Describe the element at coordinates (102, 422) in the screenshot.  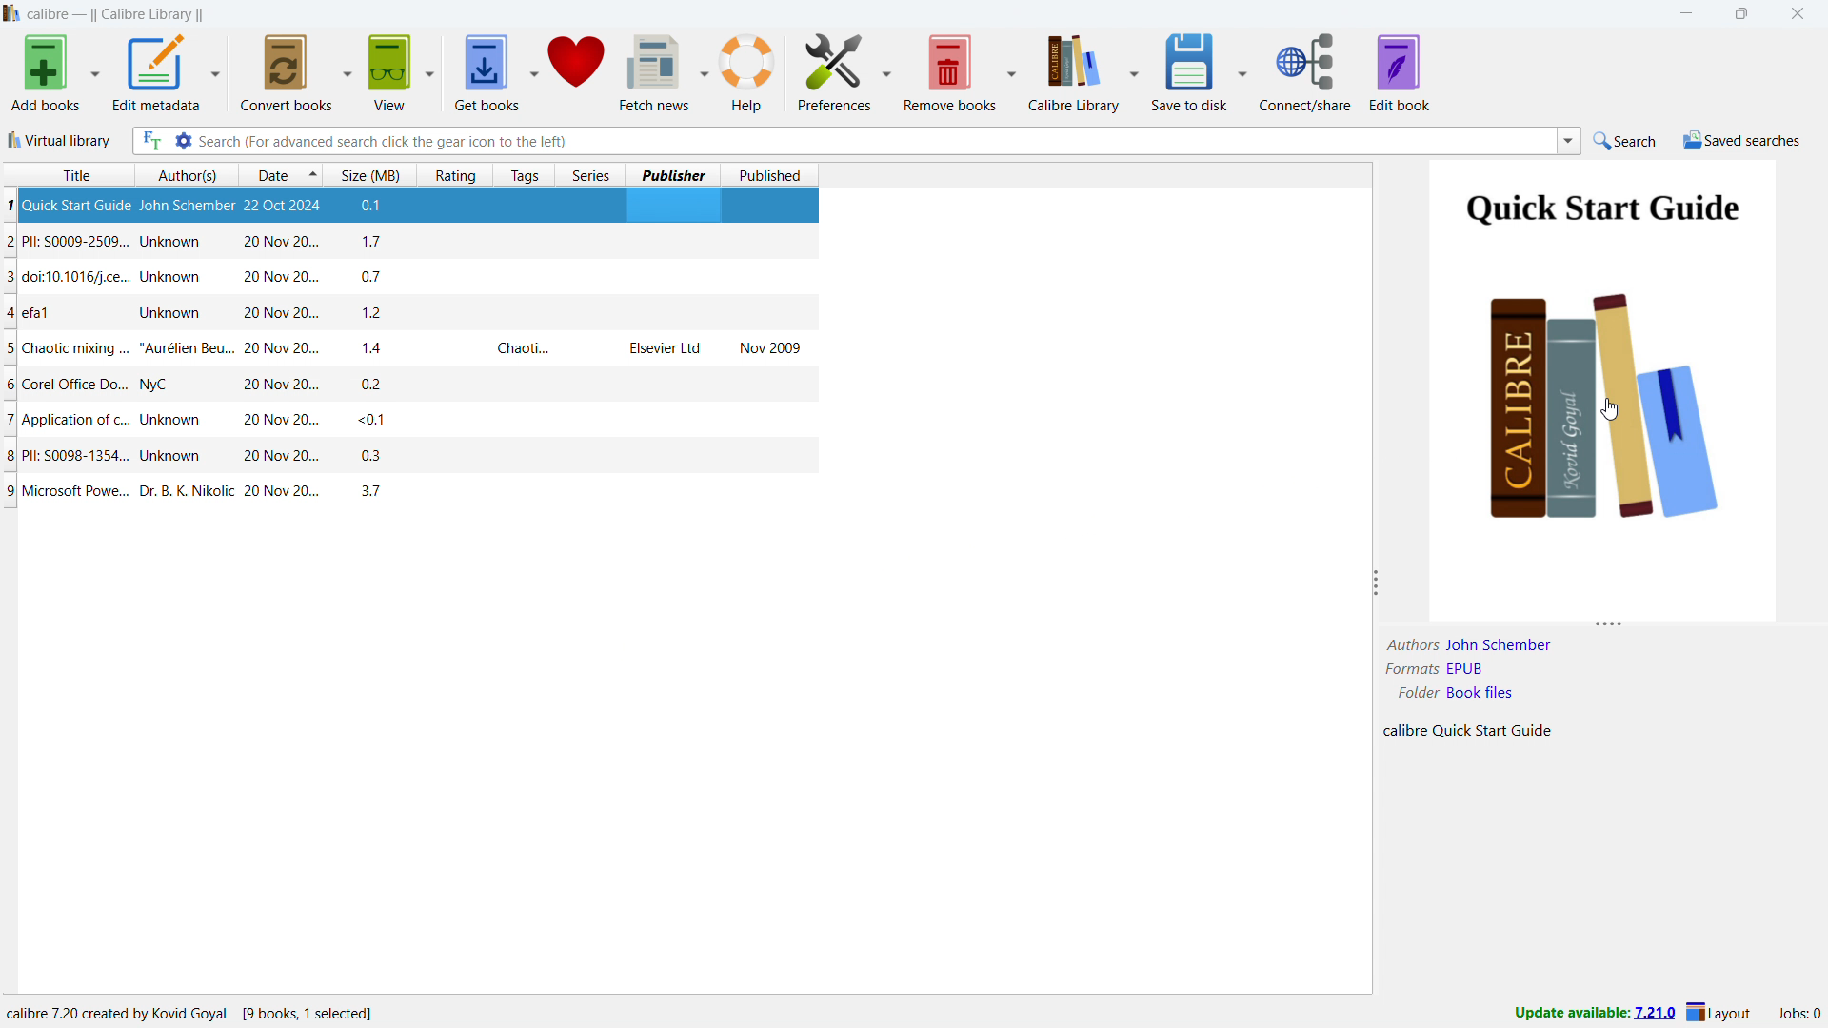
I see `Application of c... Unknown` at that location.